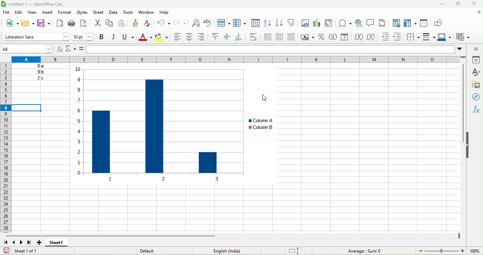 This screenshot has width=483, height=255. I want to click on cursor, so click(266, 98).